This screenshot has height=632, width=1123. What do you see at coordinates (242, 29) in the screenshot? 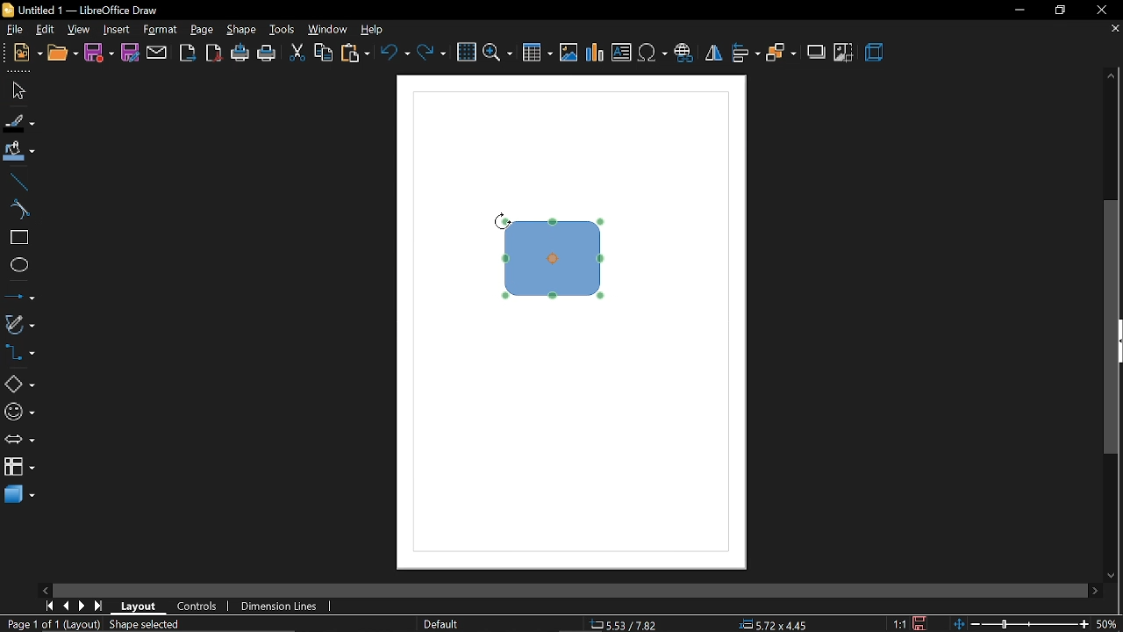
I see `shape` at bounding box center [242, 29].